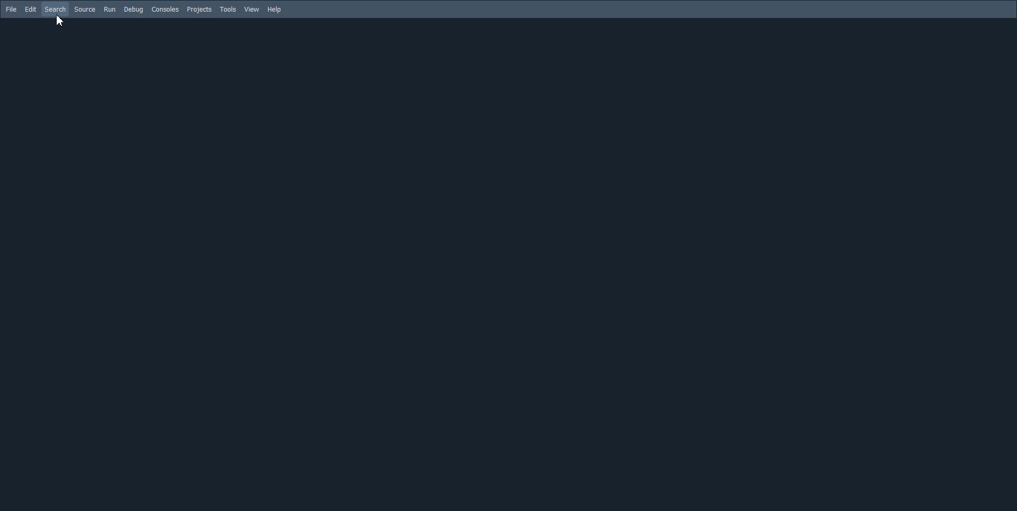  I want to click on Source, so click(85, 9).